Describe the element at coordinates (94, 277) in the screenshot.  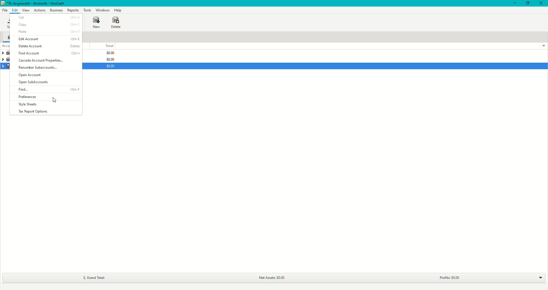
I see `Grand Total` at that location.